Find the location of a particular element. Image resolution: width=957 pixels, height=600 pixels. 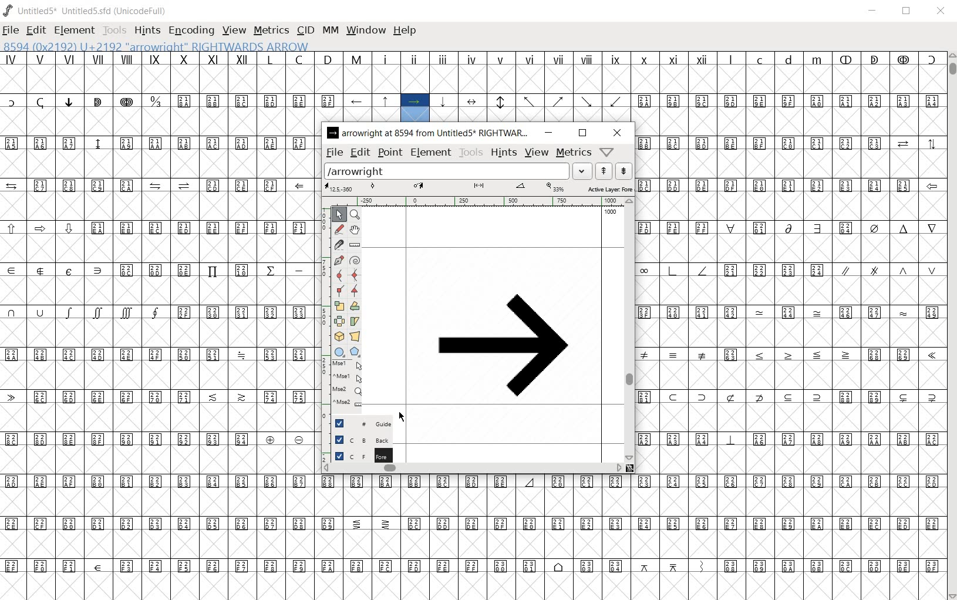

draw a freehand curve is located at coordinates (339, 229).